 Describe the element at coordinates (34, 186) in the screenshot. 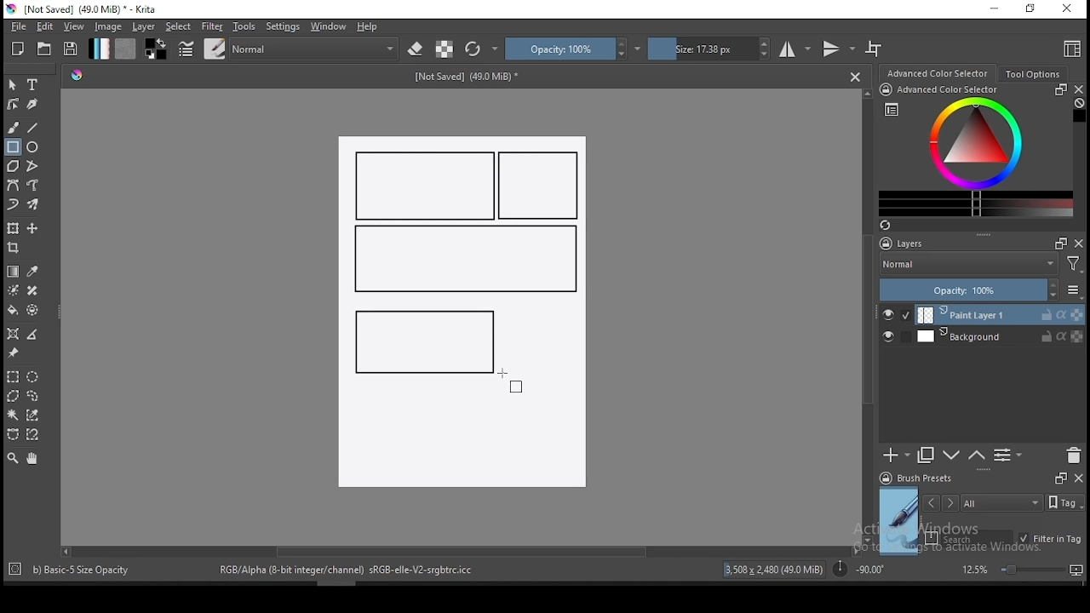

I see `freehand path tool` at that location.